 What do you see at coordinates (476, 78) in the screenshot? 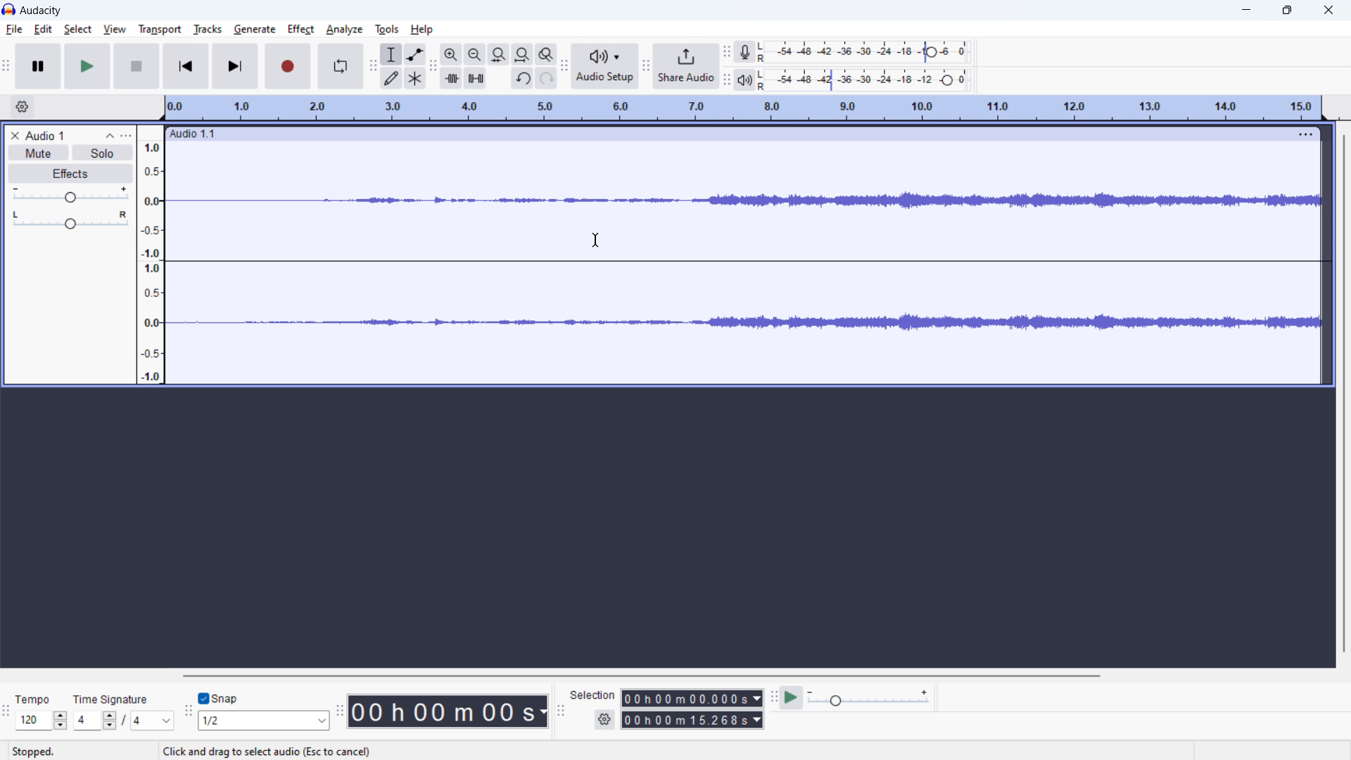
I see `silence audio selection` at bounding box center [476, 78].